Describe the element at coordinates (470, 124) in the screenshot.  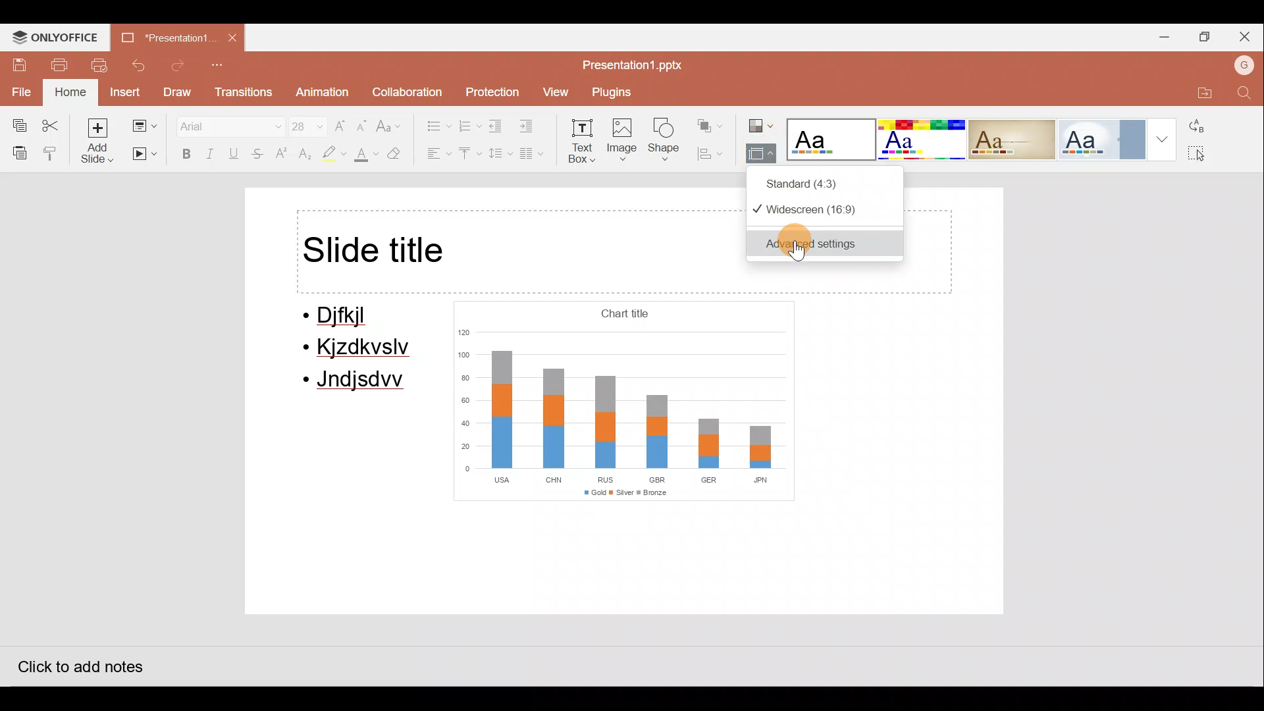
I see `Numbering` at that location.